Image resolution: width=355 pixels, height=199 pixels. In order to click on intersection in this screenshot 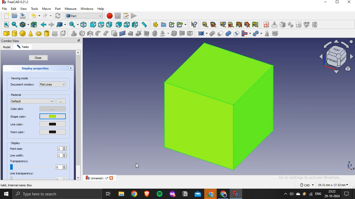, I will do `click(237, 33)`.